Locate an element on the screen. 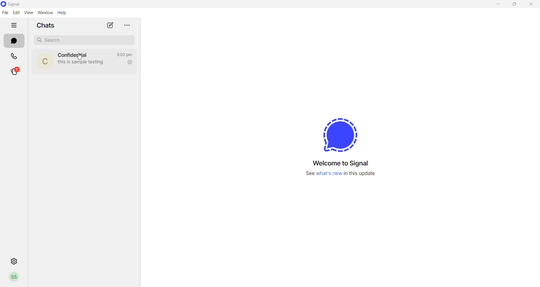 This screenshot has height=287, width=540. stories is located at coordinates (16, 72).